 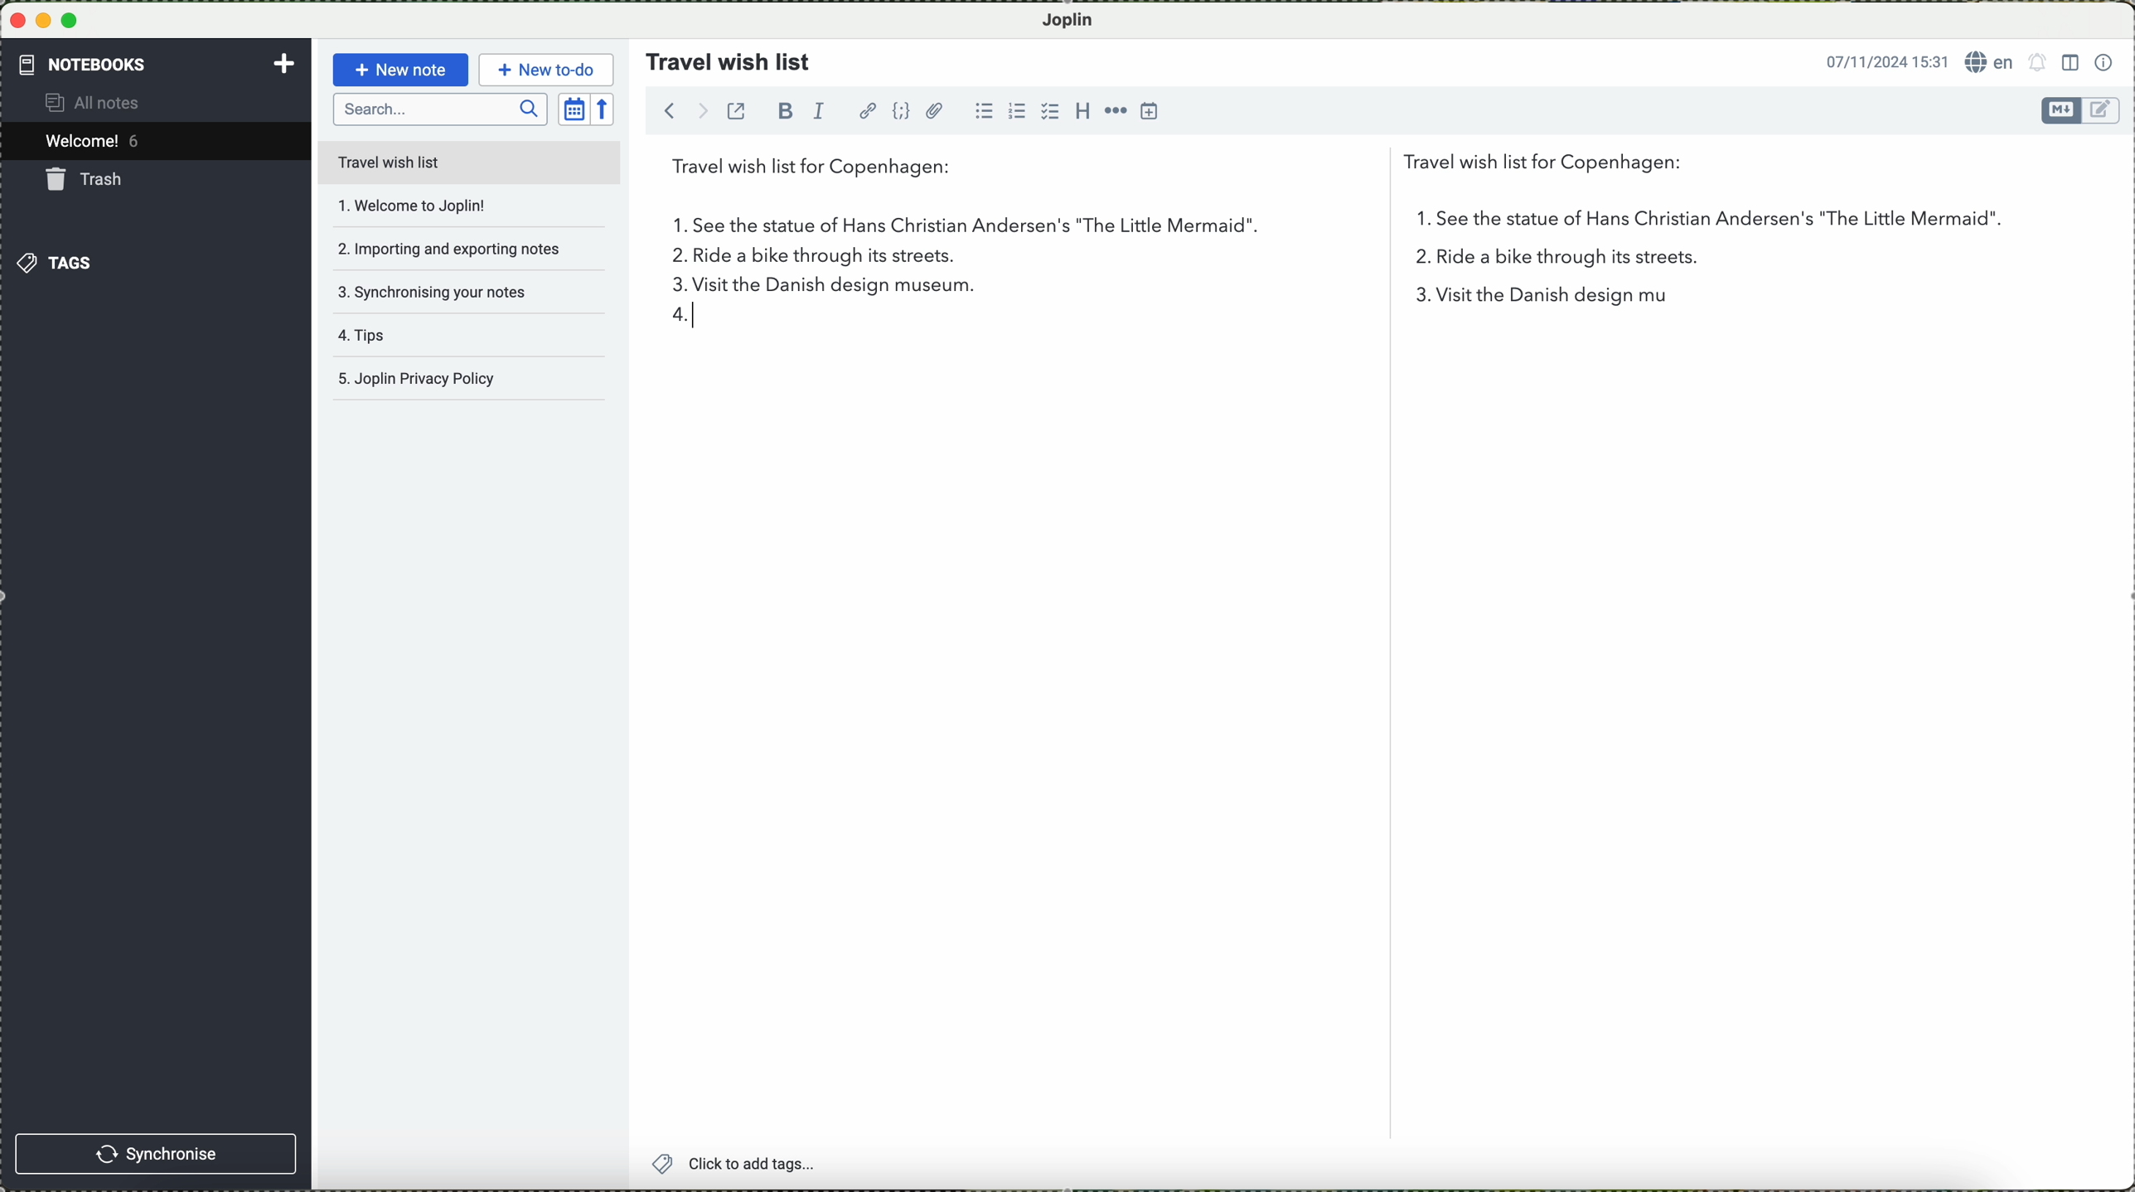 What do you see at coordinates (988, 112) in the screenshot?
I see `bulleted list` at bounding box center [988, 112].